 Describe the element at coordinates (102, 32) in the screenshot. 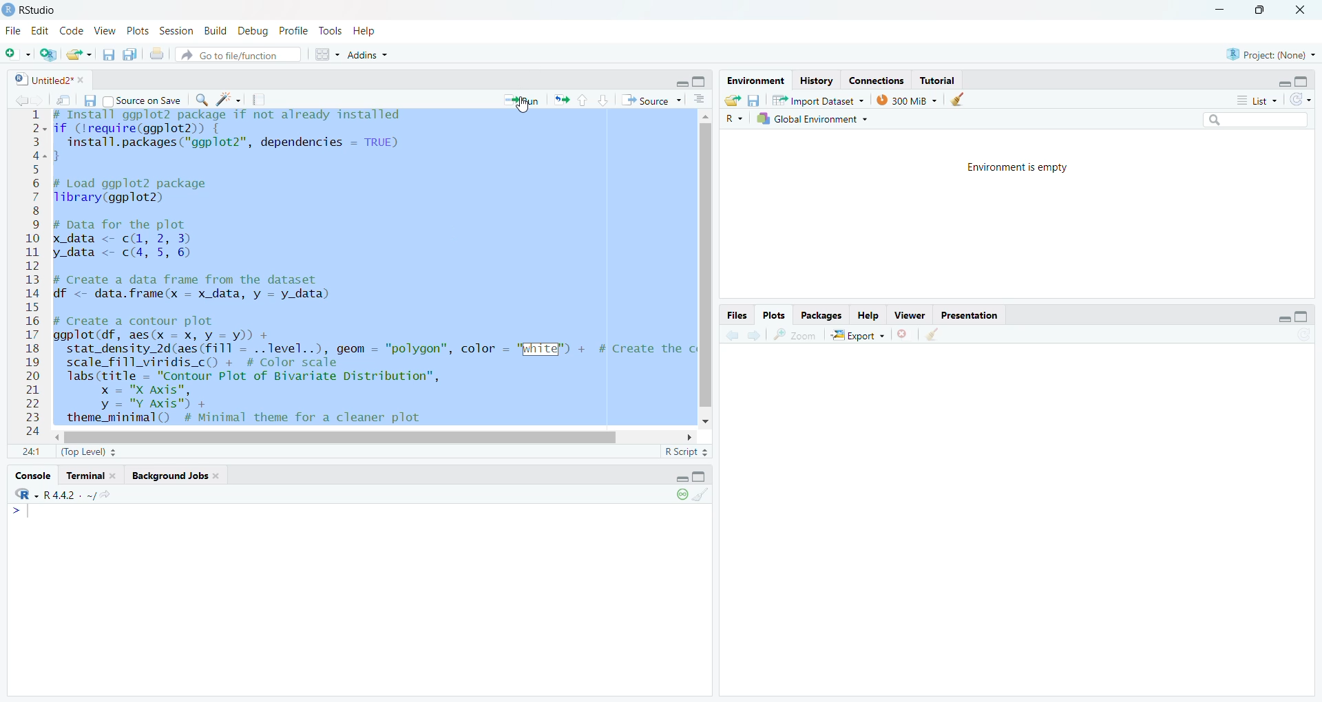

I see `View` at that location.